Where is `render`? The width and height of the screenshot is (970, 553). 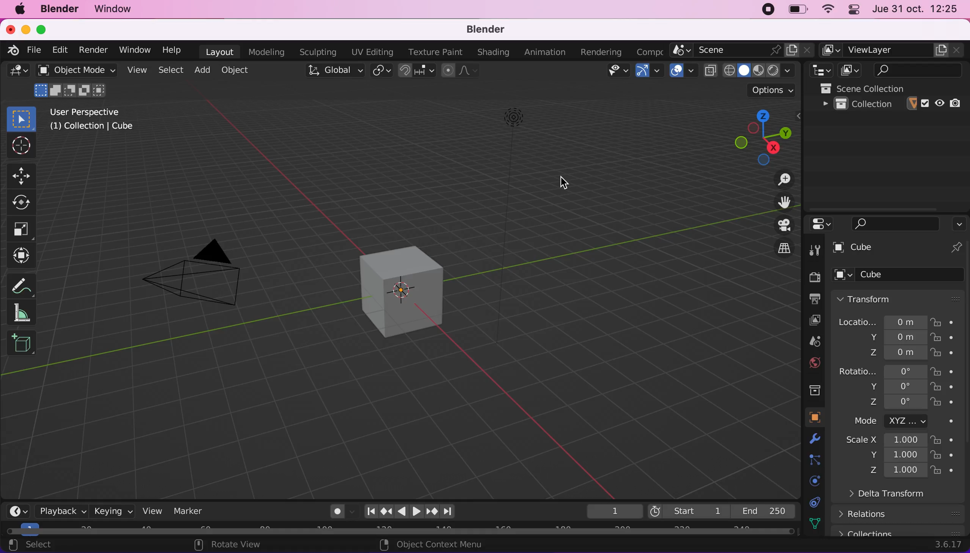 render is located at coordinates (92, 50).